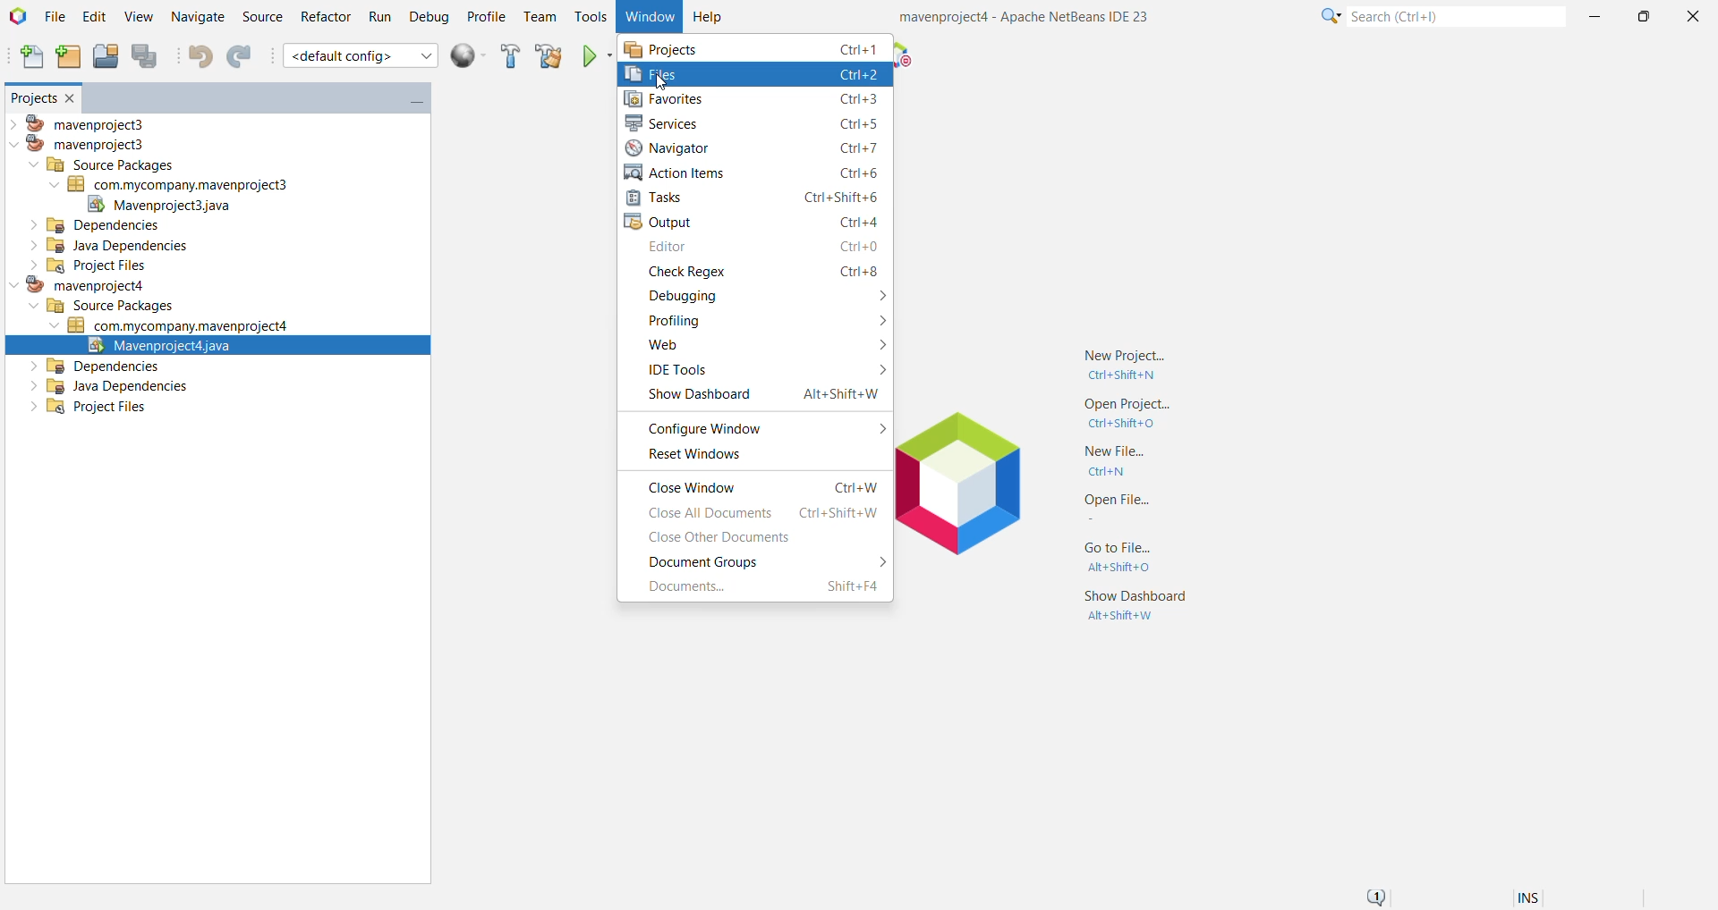  I want to click on Editor, so click(761, 249).